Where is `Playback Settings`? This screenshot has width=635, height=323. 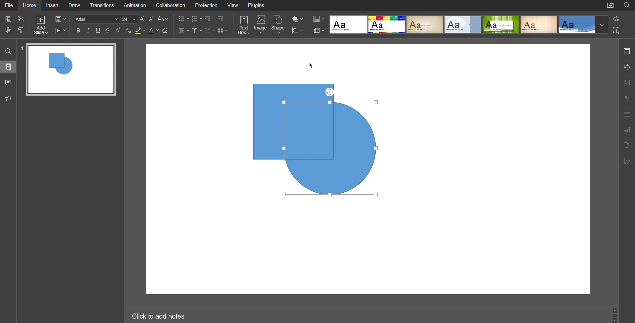
Playback Settings is located at coordinates (60, 30).